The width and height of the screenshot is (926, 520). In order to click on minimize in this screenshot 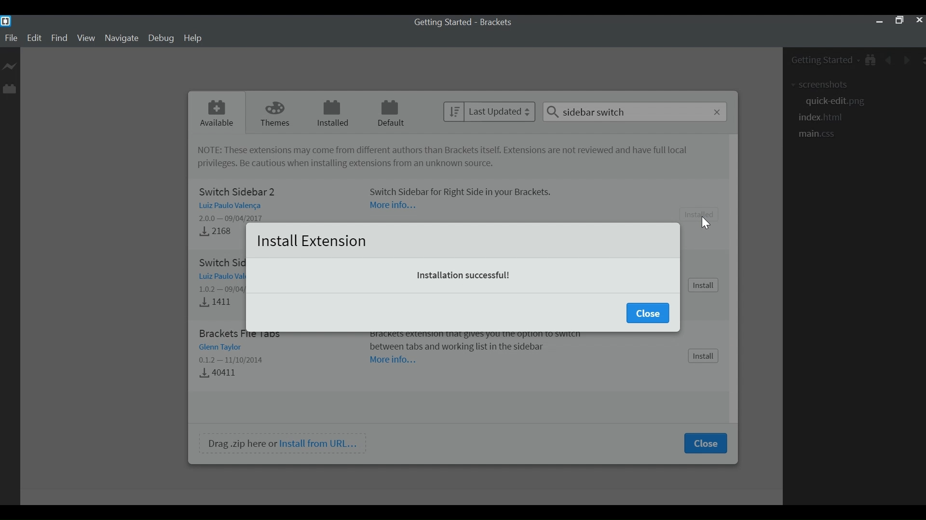, I will do `click(879, 21)`.